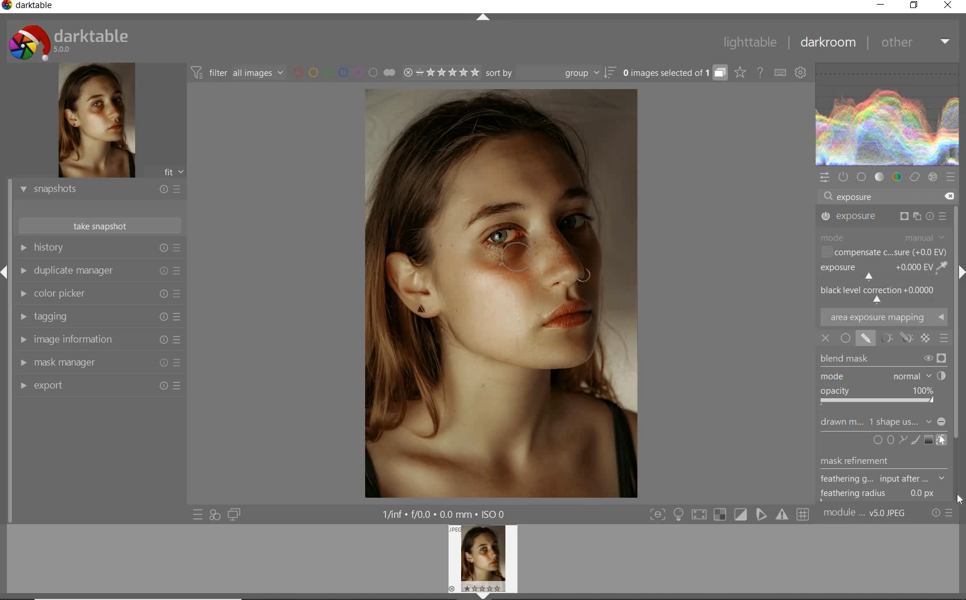 The width and height of the screenshot is (966, 600). I want to click on presets, so click(951, 177).